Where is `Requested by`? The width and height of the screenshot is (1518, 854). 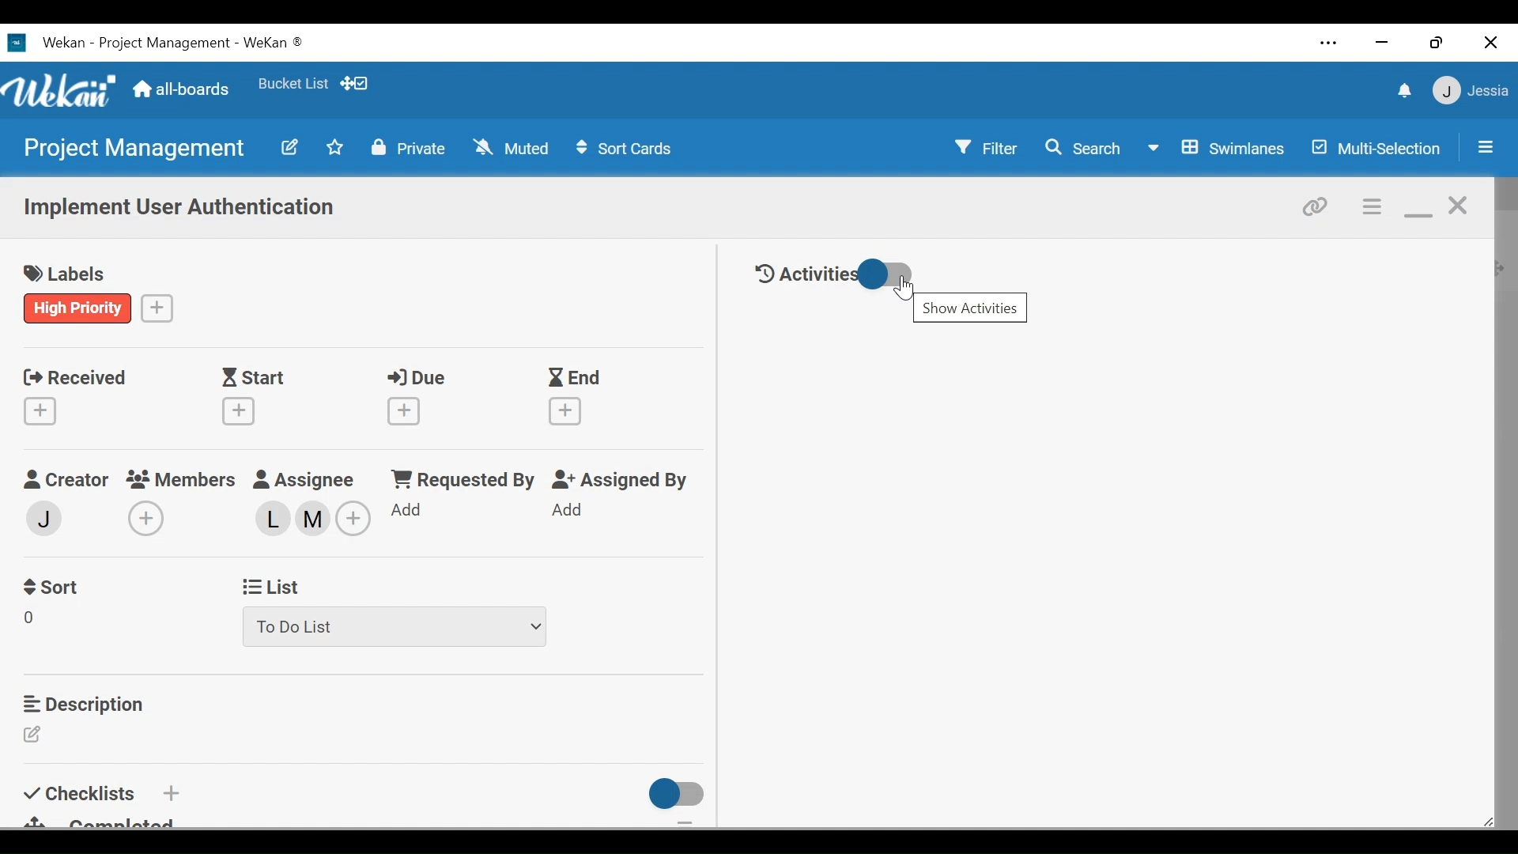 Requested by is located at coordinates (466, 479).